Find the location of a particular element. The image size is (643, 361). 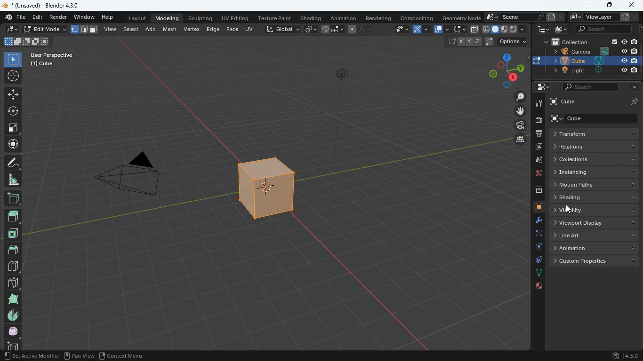

layout is located at coordinates (505, 30).